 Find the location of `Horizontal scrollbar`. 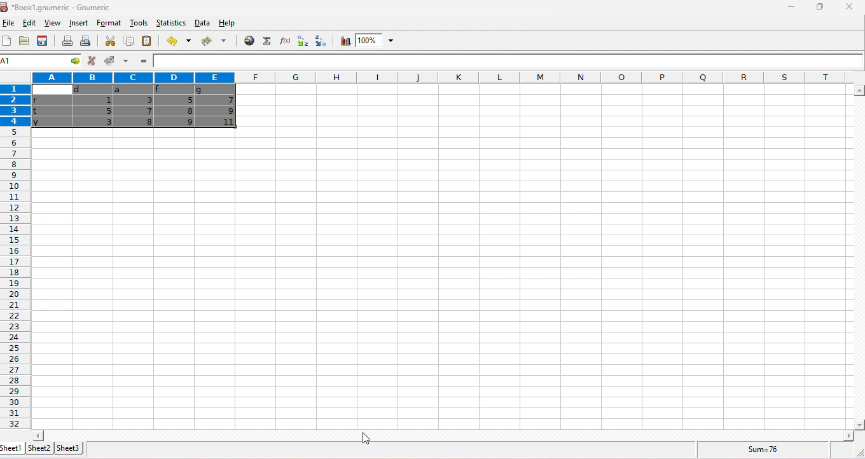

Horizontal scrollbar is located at coordinates (443, 435).